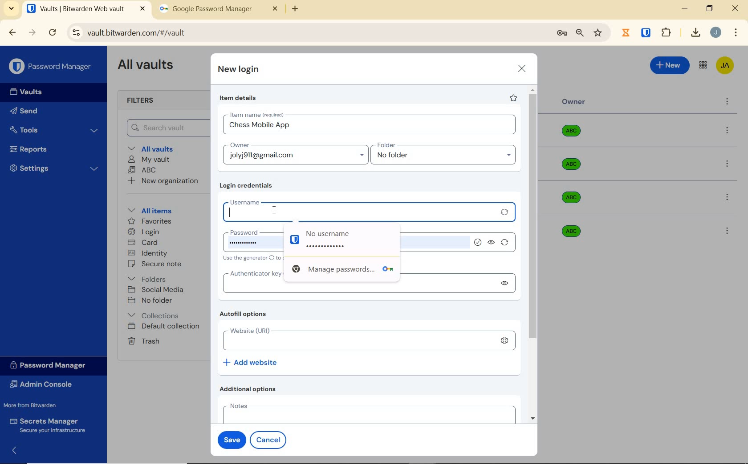 Image resolution: width=748 pixels, height=464 pixels. I want to click on good, so click(480, 243).